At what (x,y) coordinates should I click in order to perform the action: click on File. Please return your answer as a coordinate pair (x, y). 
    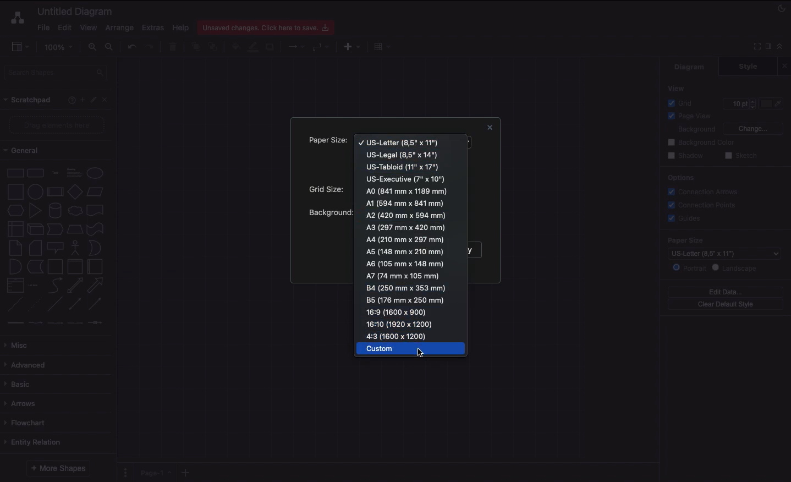
    Looking at the image, I should click on (42, 28).